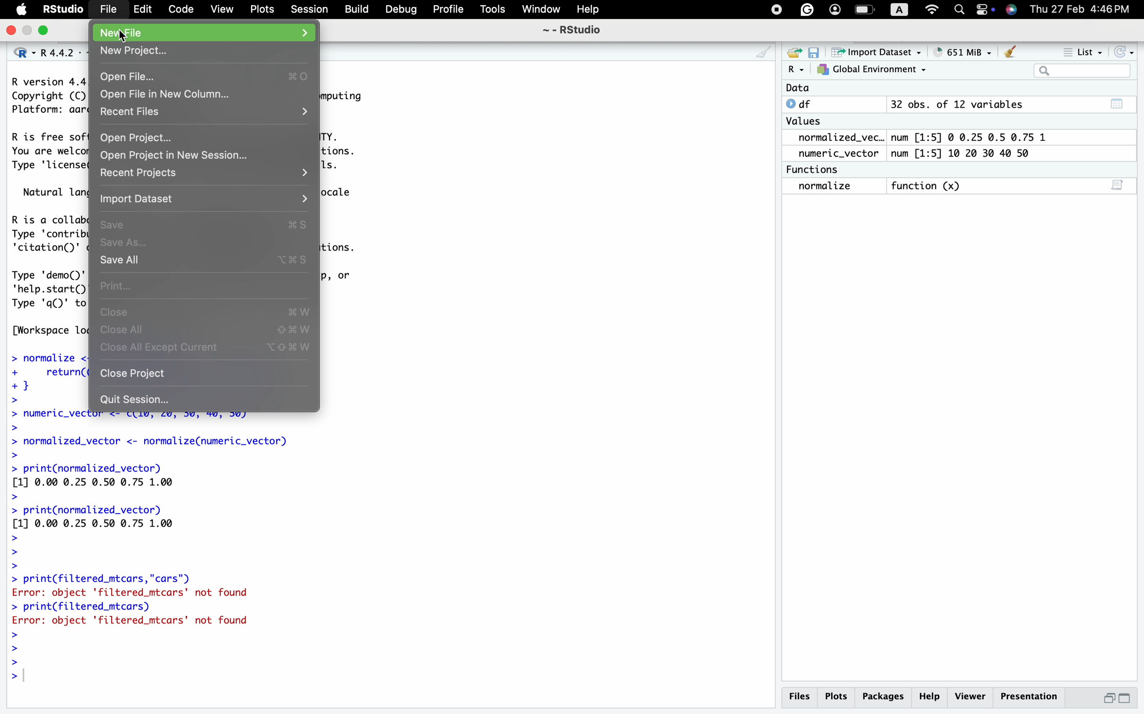 This screenshot has width=1144, height=714. Describe the element at coordinates (206, 312) in the screenshot. I see `Close` at that location.